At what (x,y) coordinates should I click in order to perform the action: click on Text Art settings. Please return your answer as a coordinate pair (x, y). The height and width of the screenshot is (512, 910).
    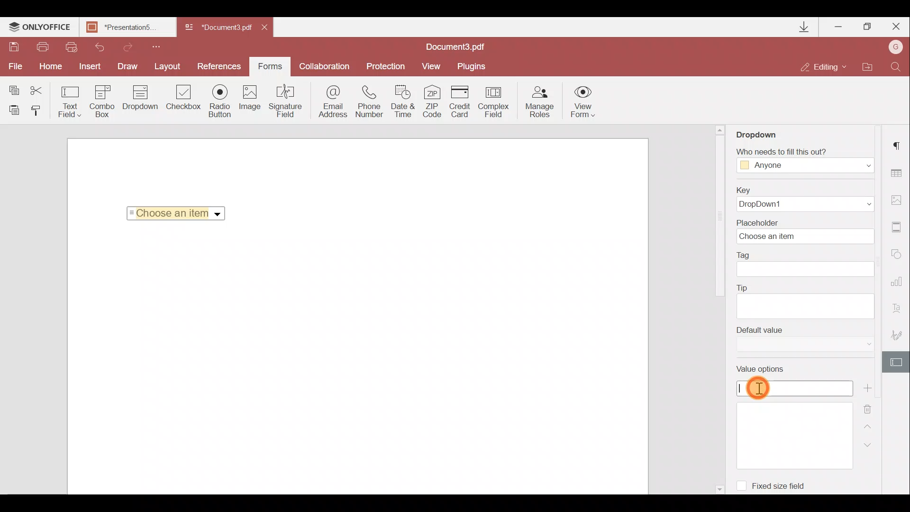
    Looking at the image, I should click on (899, 311).